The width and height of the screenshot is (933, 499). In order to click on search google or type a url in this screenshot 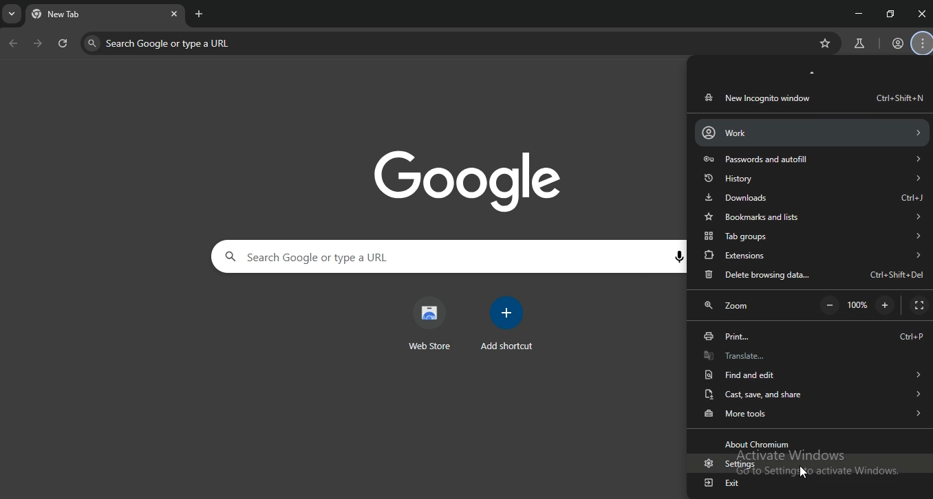, I will do `click(242, 43)`.